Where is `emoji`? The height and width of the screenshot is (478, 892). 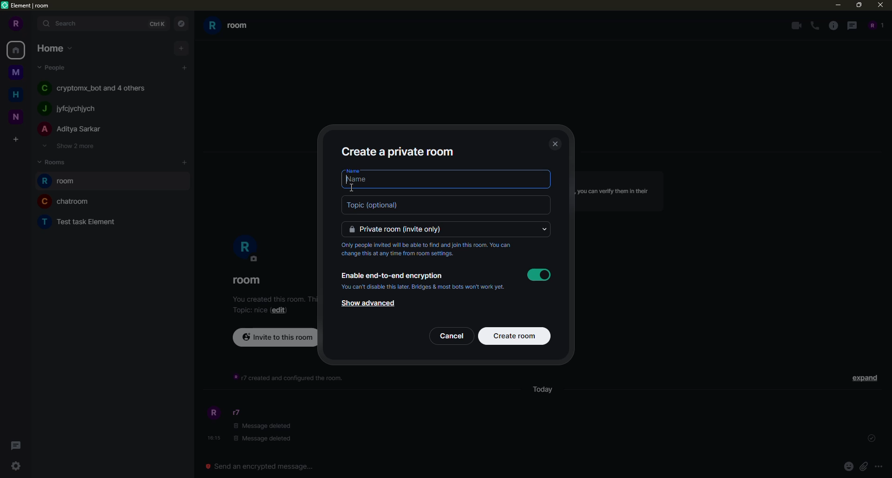
emoji is located at coordinates (848, 466).